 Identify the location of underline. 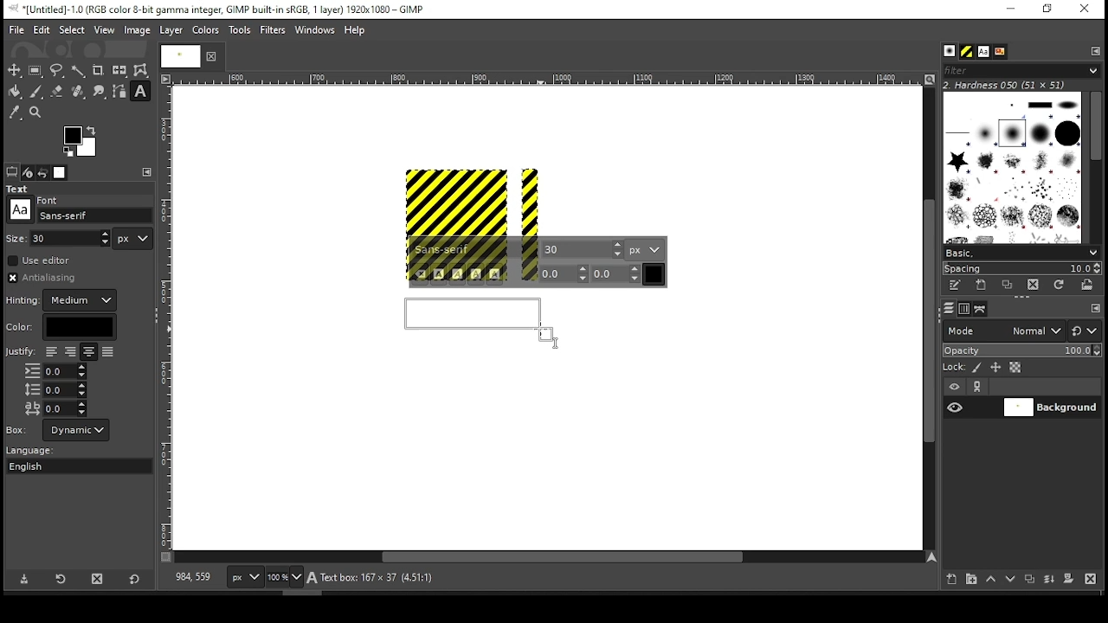
(476, 274).